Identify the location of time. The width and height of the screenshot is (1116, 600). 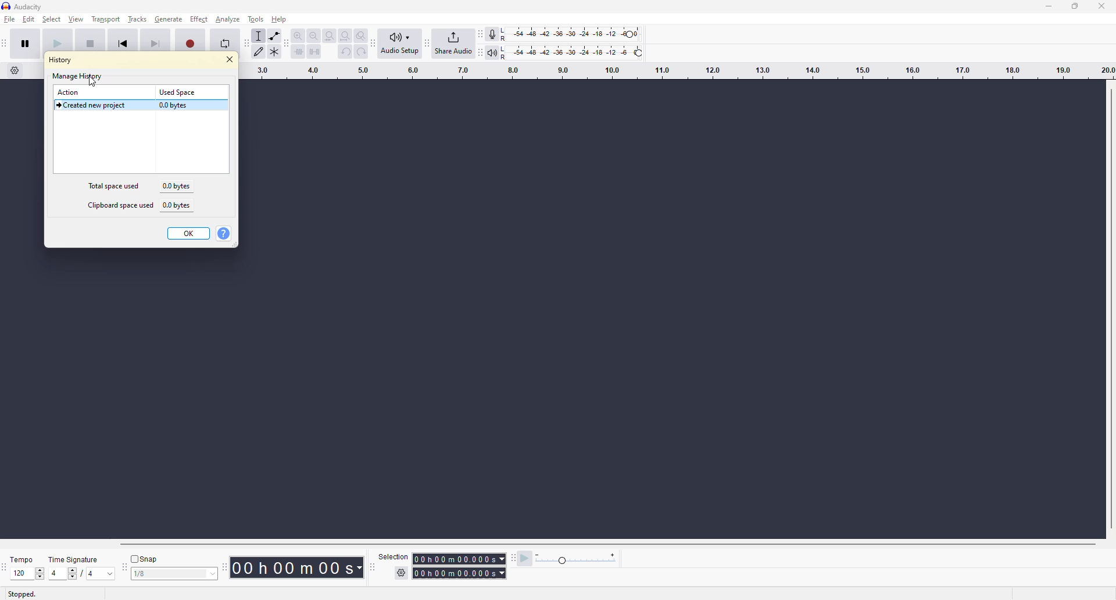
(295, 567).